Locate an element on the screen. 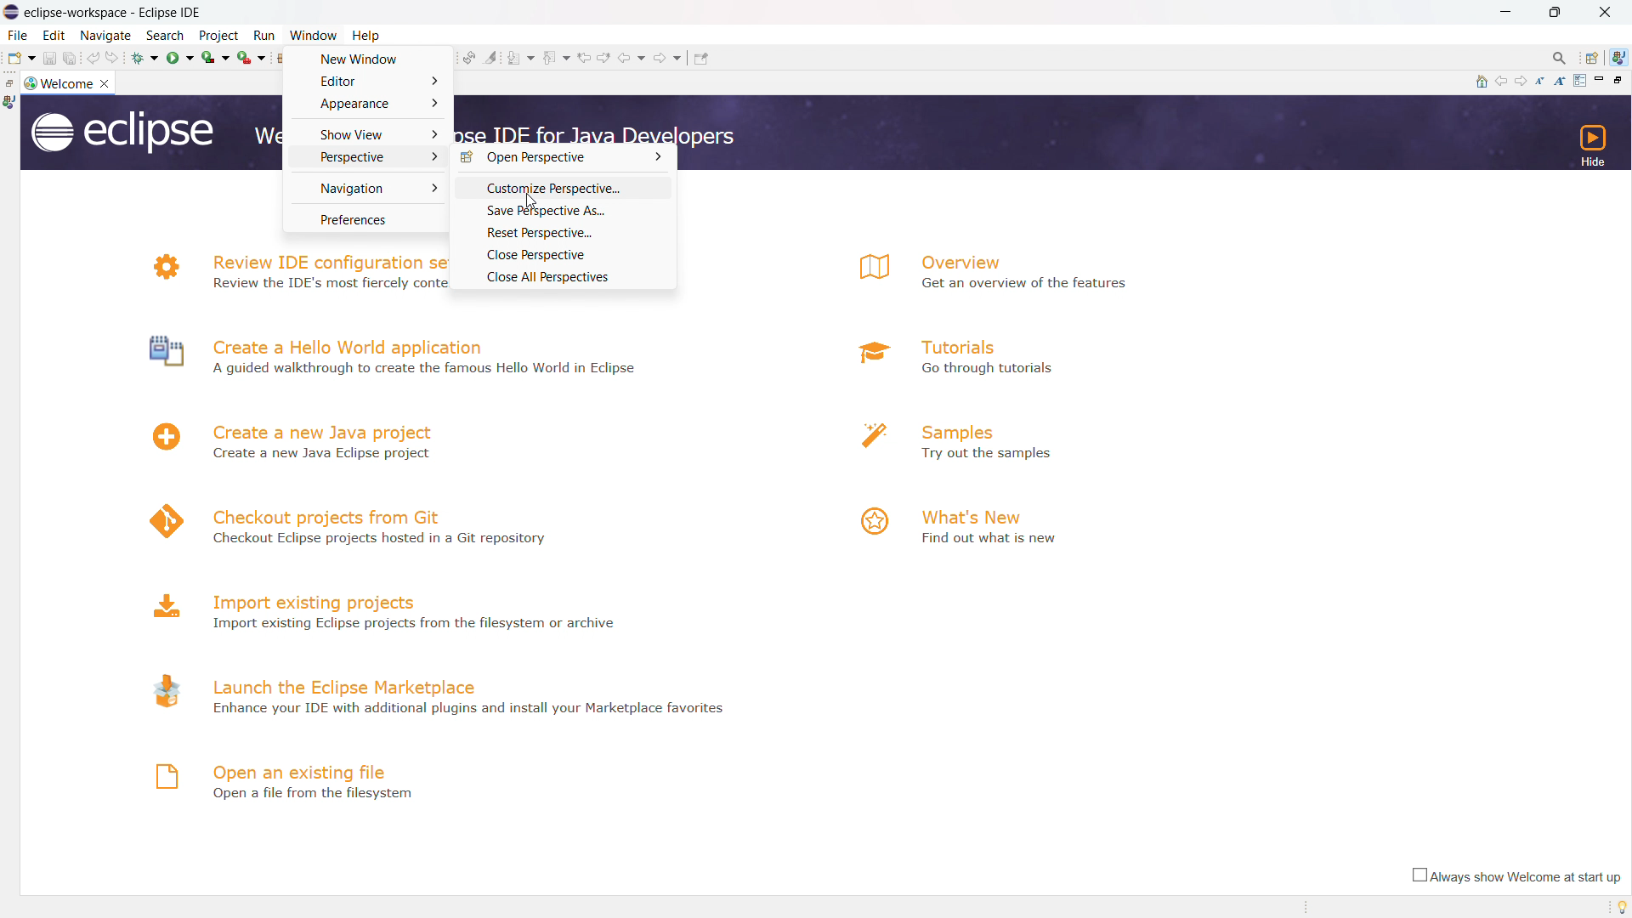 The width and height of the screenshot is (1632, 918). perspective is located at coordinates (365, 159).